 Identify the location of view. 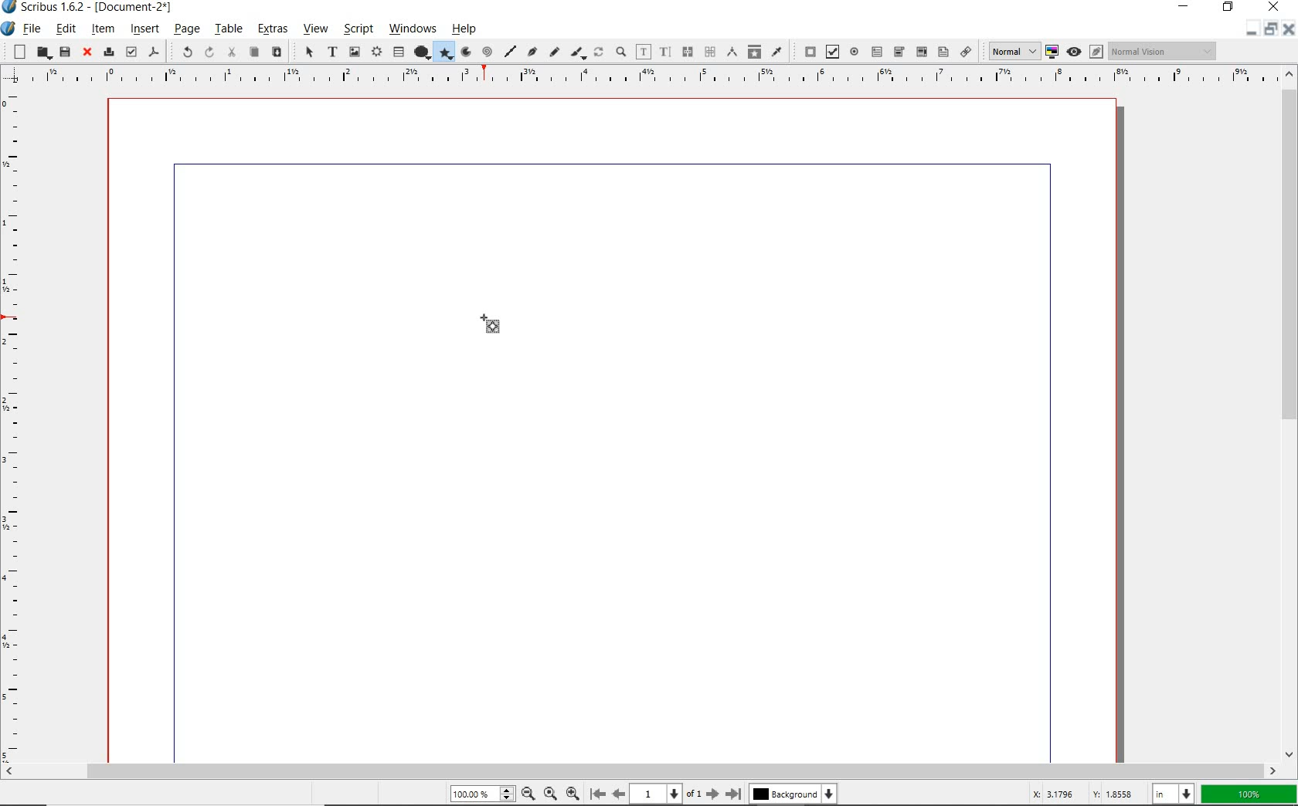
(315, 30).